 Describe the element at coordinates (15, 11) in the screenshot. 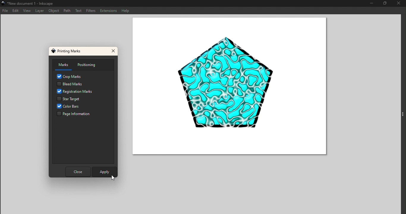

I see `Edit` at that location.